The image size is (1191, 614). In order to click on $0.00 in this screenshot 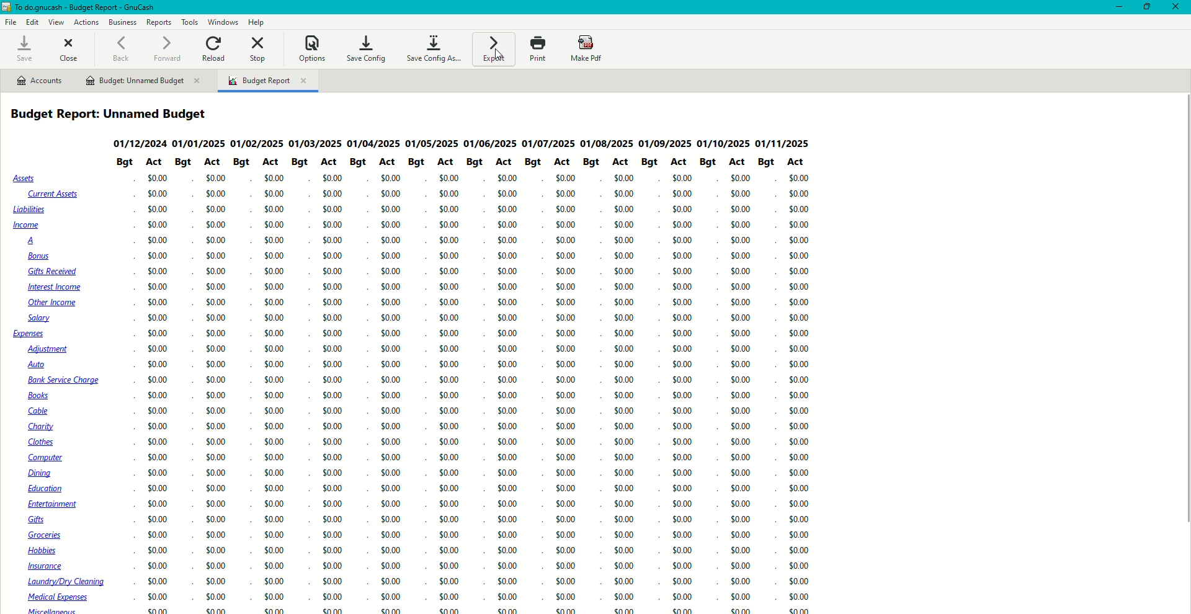, I will do `click(331, 552)`.